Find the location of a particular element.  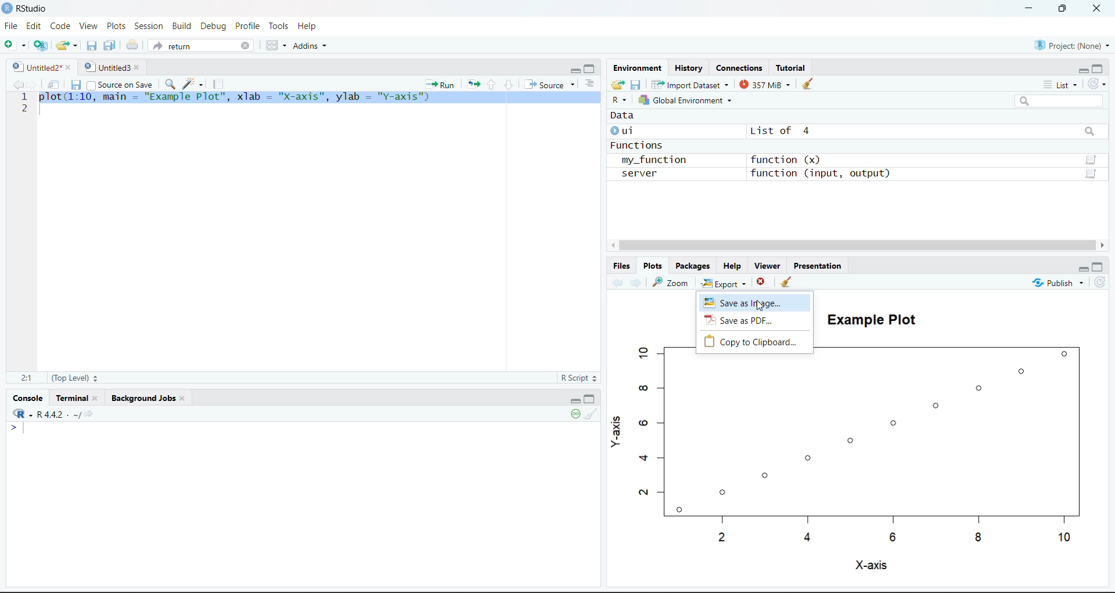

Build is located at coordinates (181, 25).